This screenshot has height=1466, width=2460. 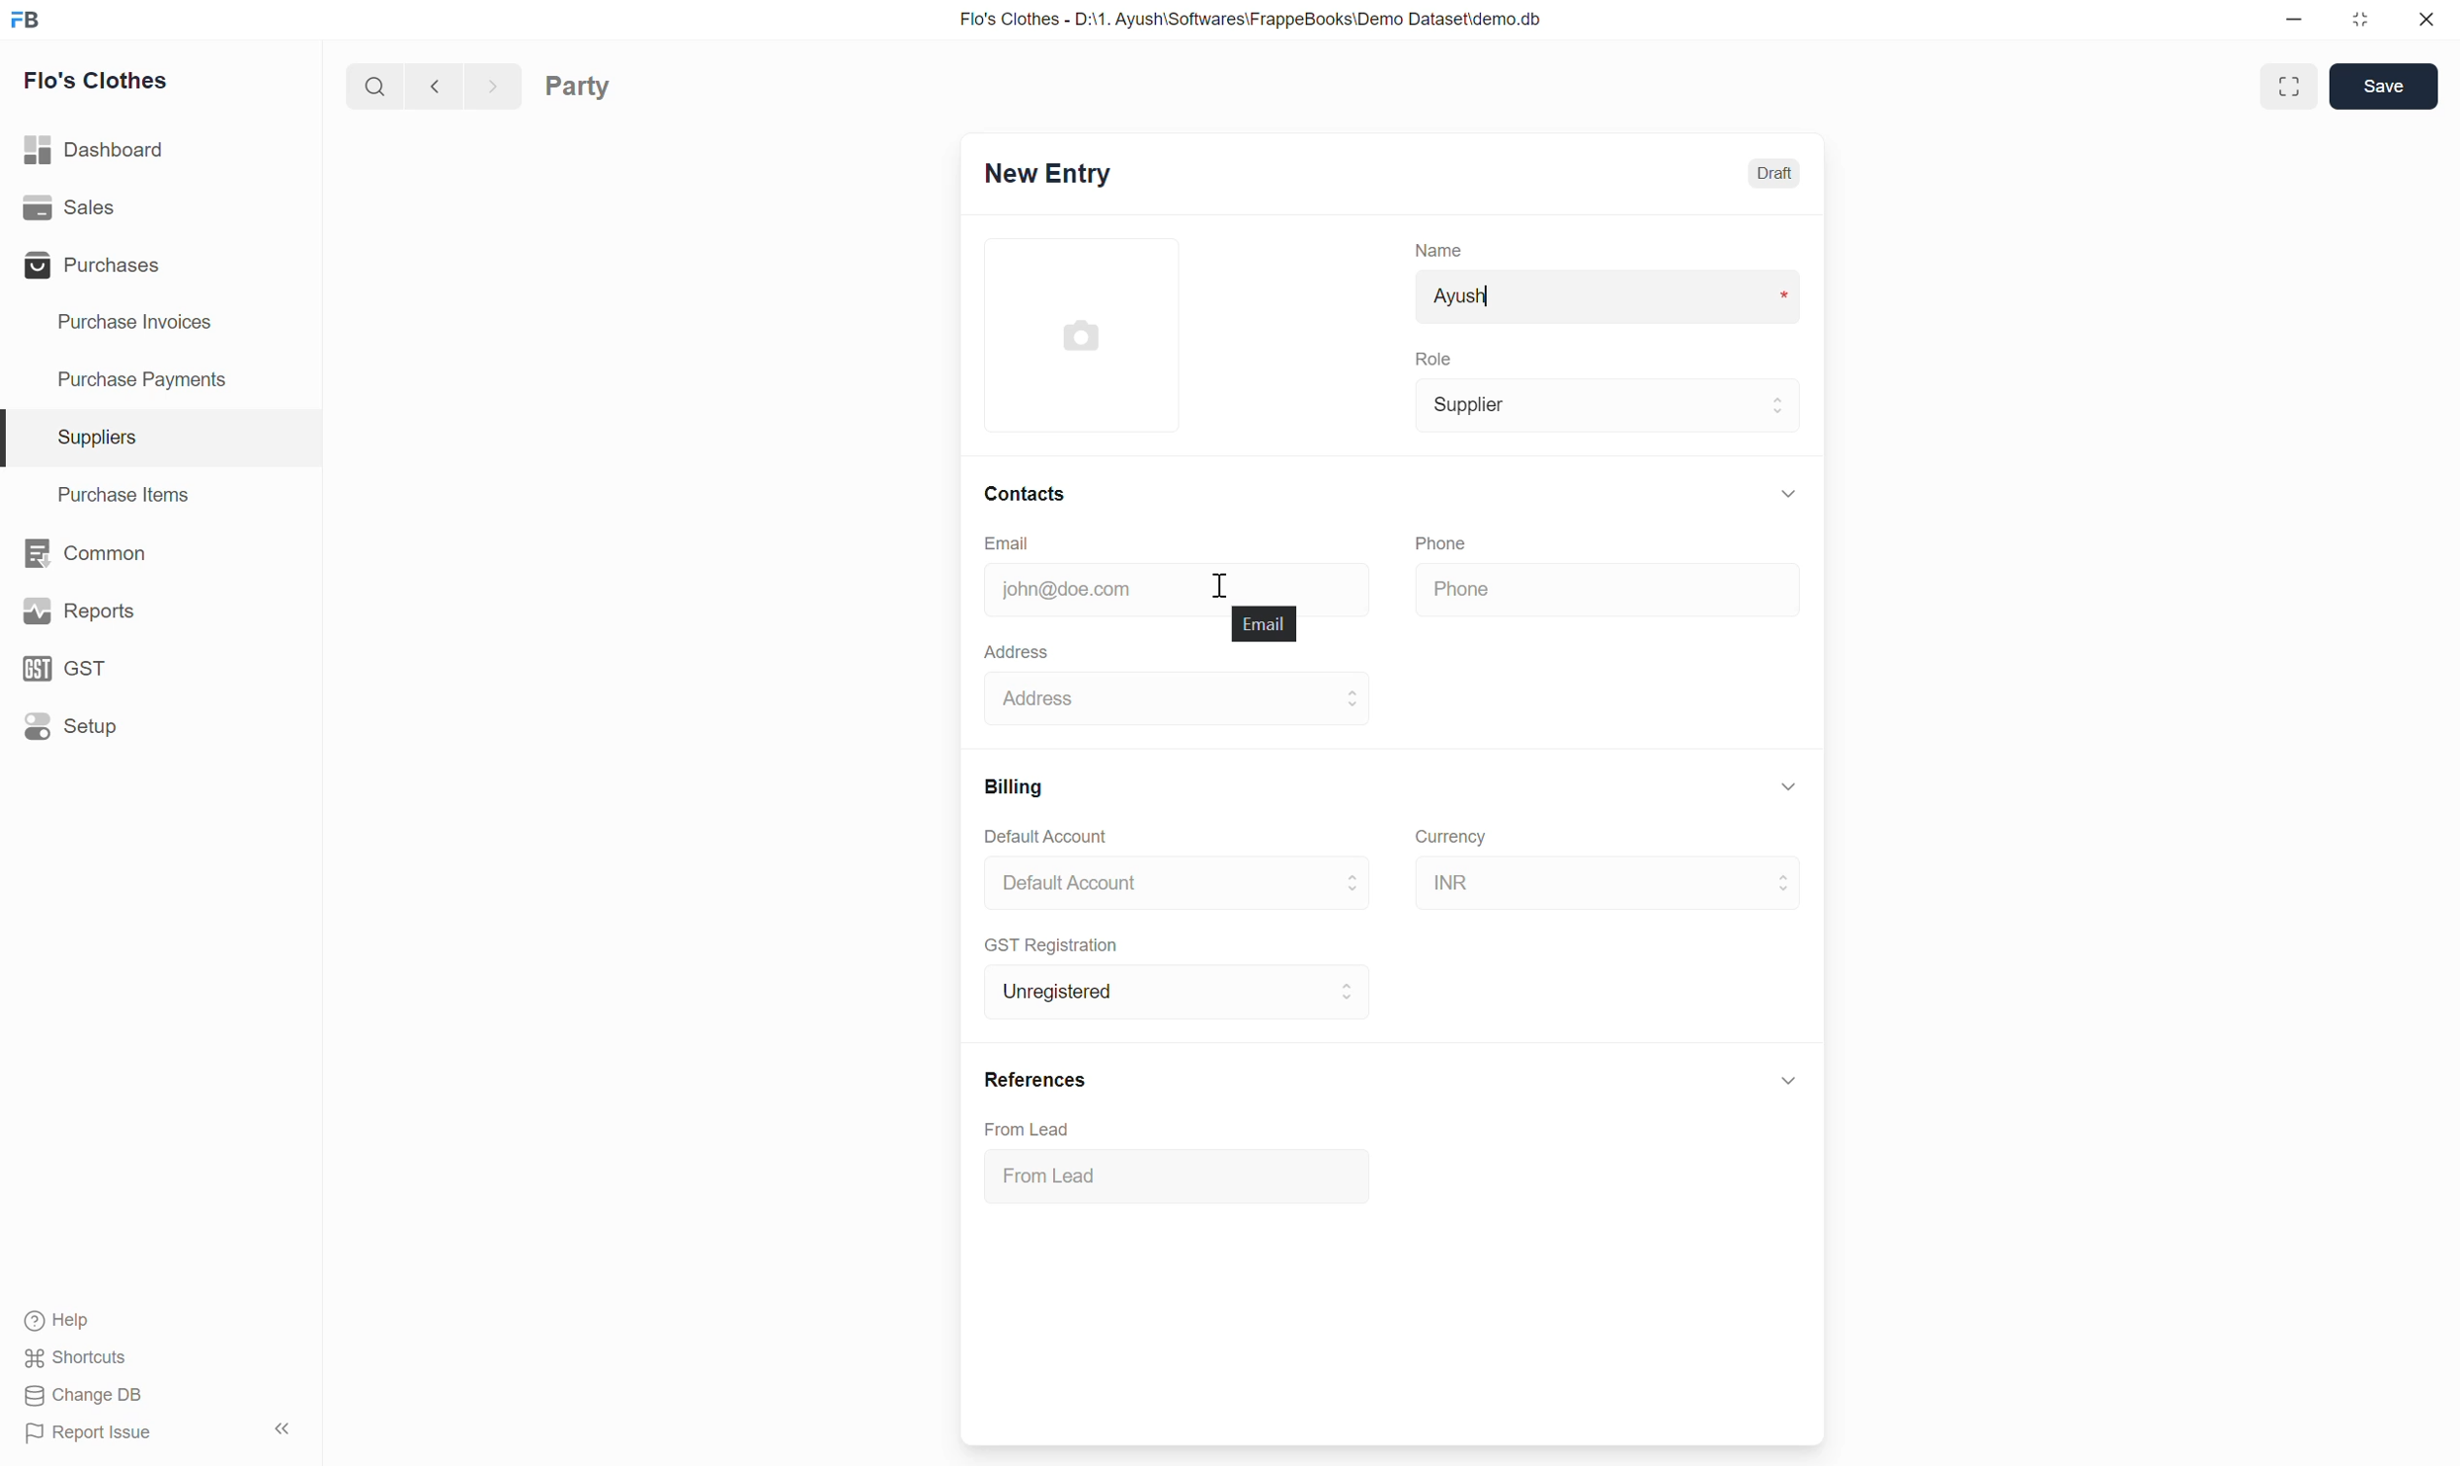 I want to click on Name, so click(x=1438, y=250).